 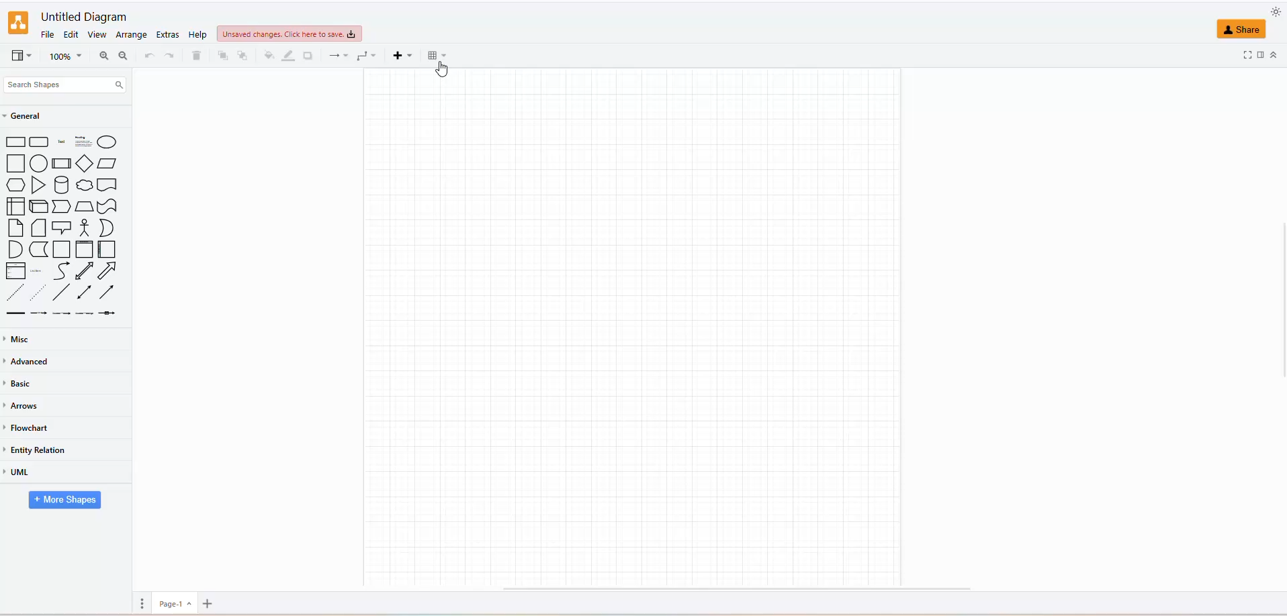 What do you see at coordinates (29, 427) in the screenshot?
I see `flowchart` at bounding box center [29, 427].